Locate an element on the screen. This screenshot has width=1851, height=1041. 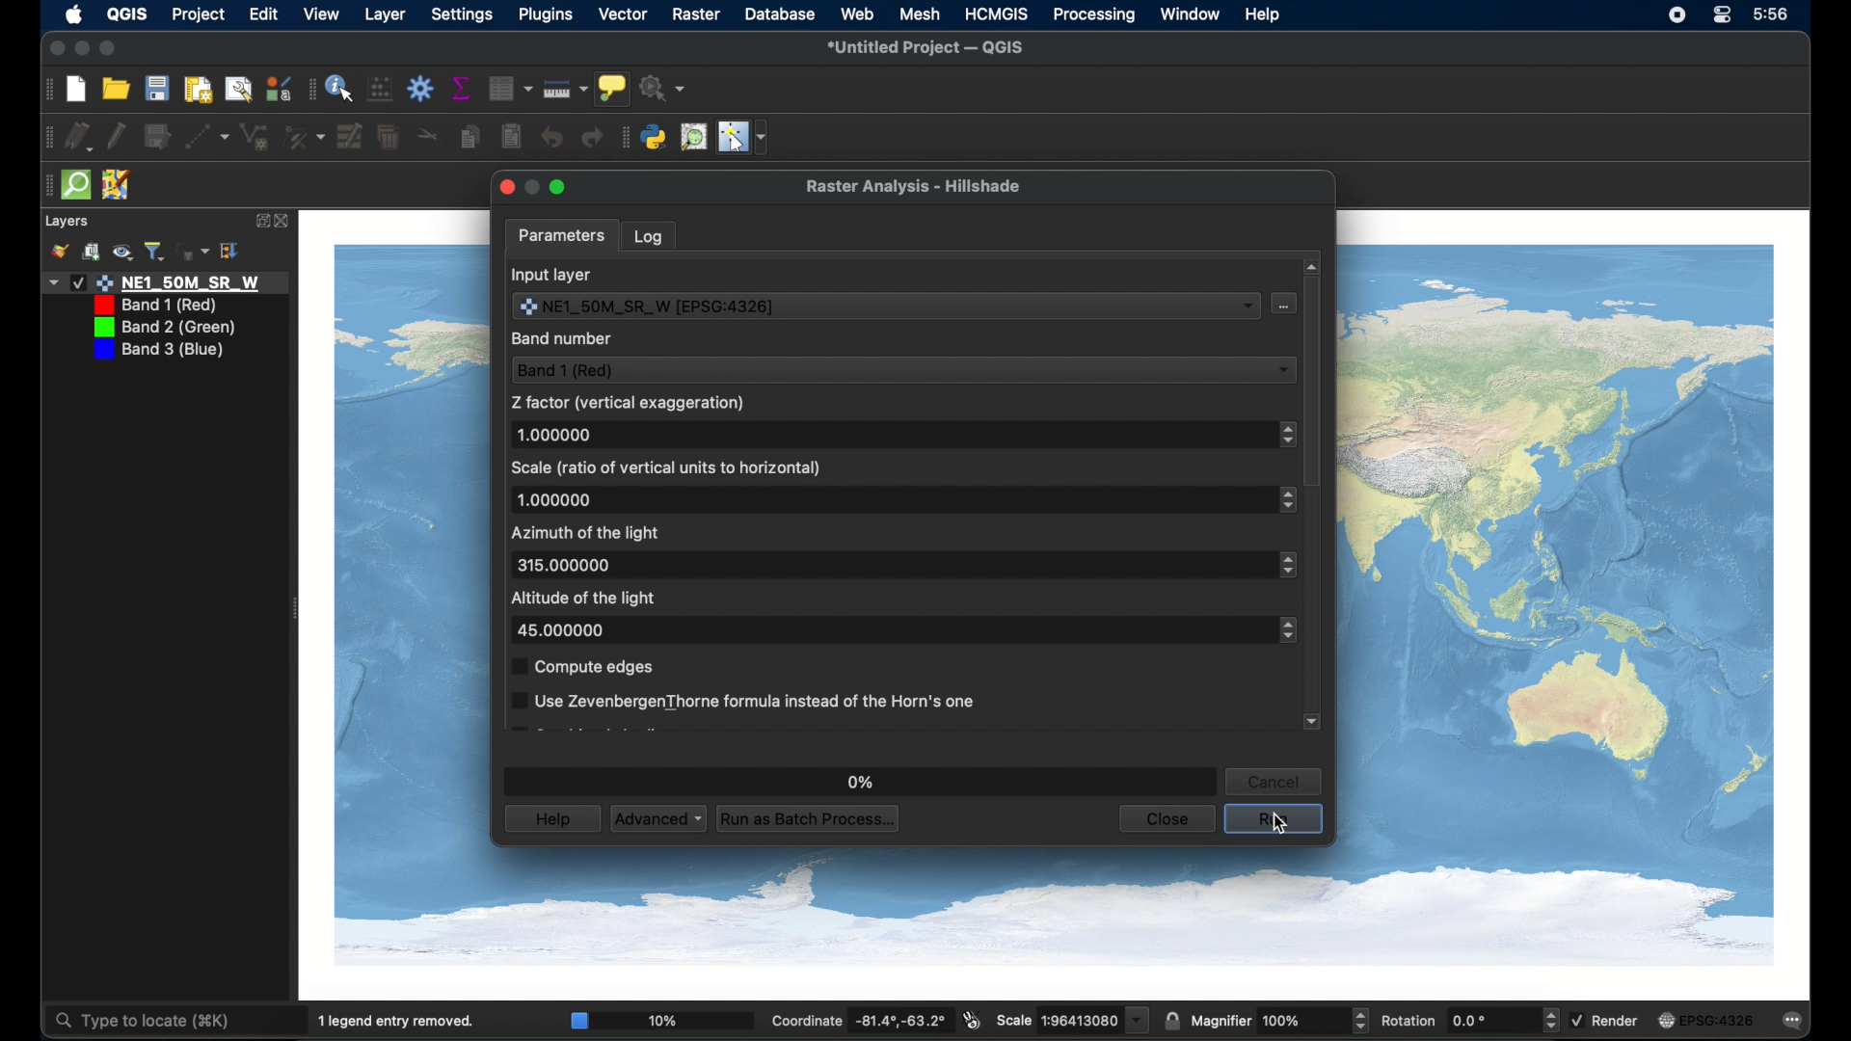
edit is located at coordinates (265, 14).